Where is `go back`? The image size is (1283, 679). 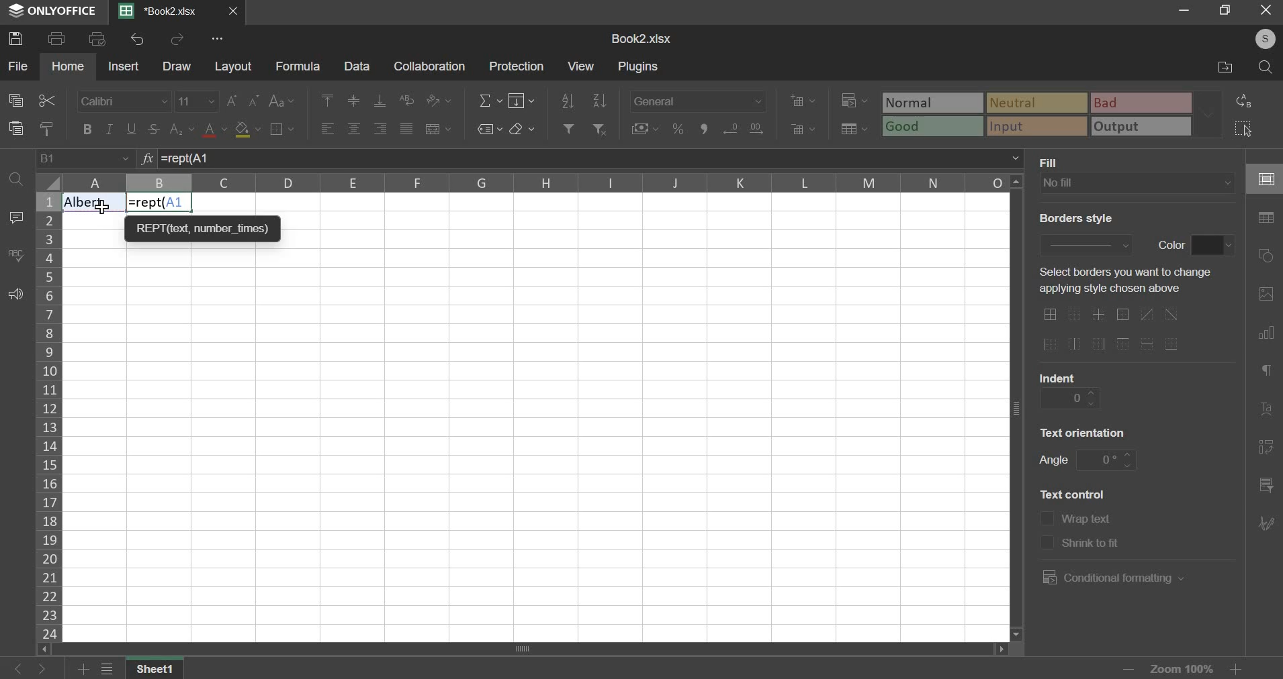 go back is located at coordinates (15, 669).